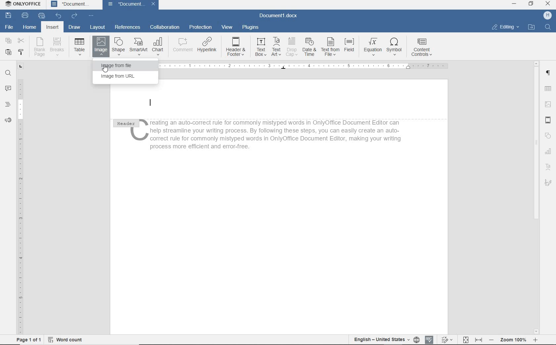  What do you see at coordinates (250, 27) in the screenshot?
I see `PLUGINS` at bounding box center [250, 27].